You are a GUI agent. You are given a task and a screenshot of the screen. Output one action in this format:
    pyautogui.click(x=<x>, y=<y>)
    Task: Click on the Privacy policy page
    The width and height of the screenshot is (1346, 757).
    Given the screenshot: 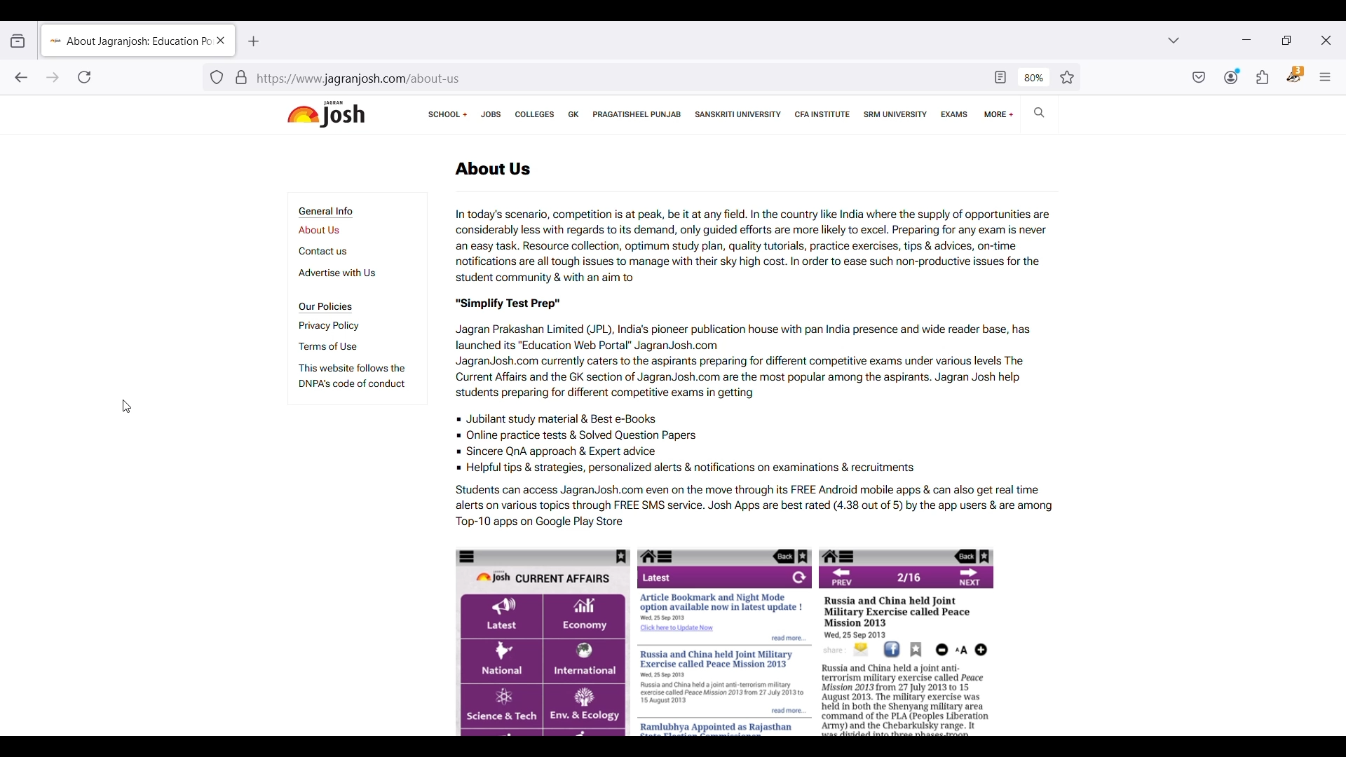 What is the action you would take?
    pyautogui.click(x=329, y=327)
    